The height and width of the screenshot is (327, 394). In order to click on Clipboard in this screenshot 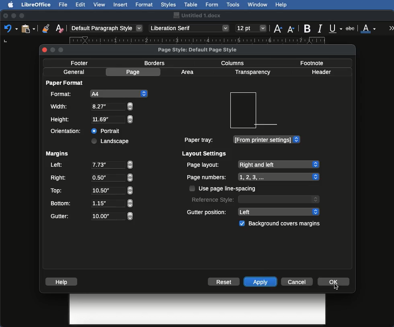, I will do `click(28, 28)`.